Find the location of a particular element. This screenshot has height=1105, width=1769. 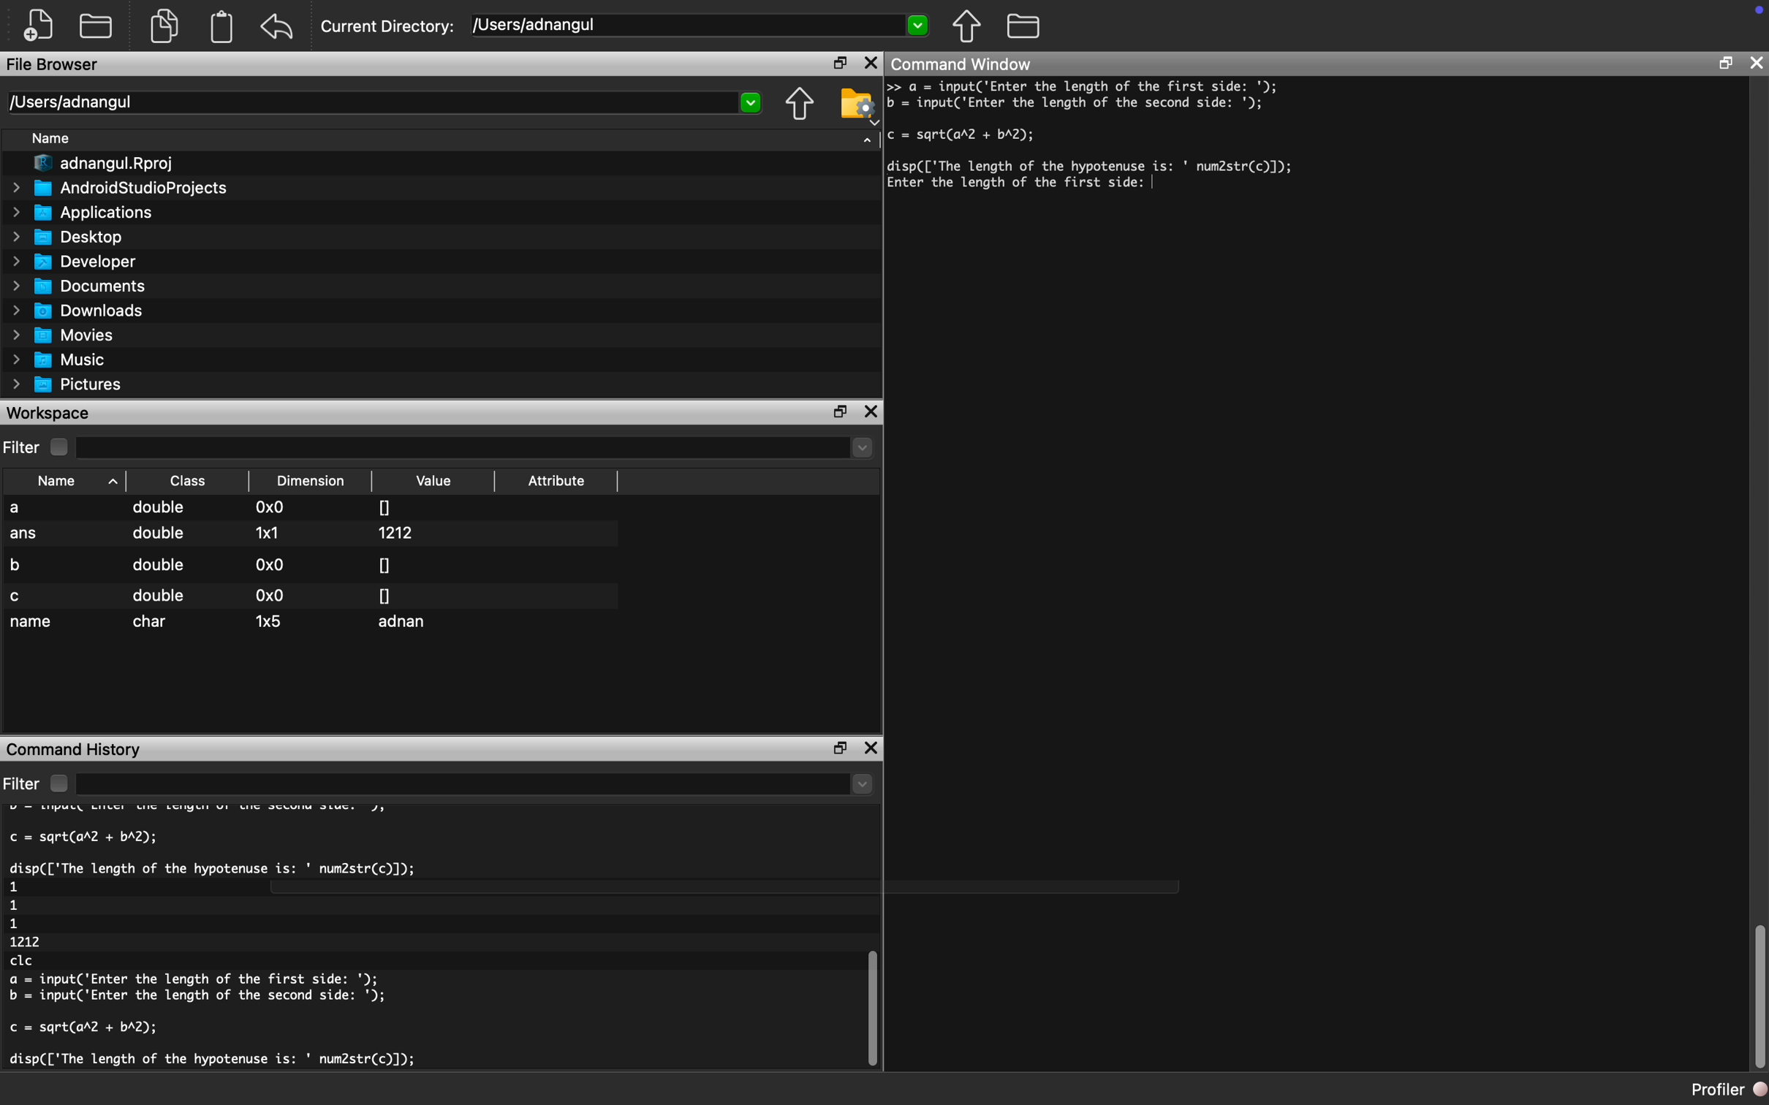

close is located at coordinates (874, 412).